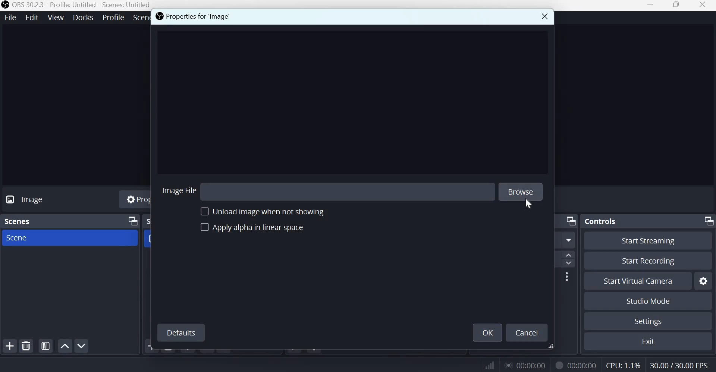 The image size is (716, 372). I want to click on OBS 30.2.3 - Profile: Untitled - Scenes: Untitled, so click(76, 5).